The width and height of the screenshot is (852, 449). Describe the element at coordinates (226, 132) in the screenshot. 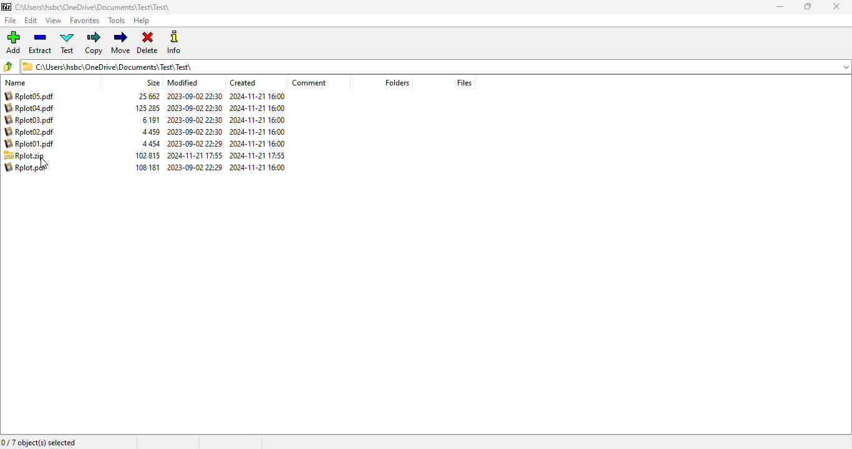

I see `2023-09-02 22:30  2024-11-21 16:00` at that location.